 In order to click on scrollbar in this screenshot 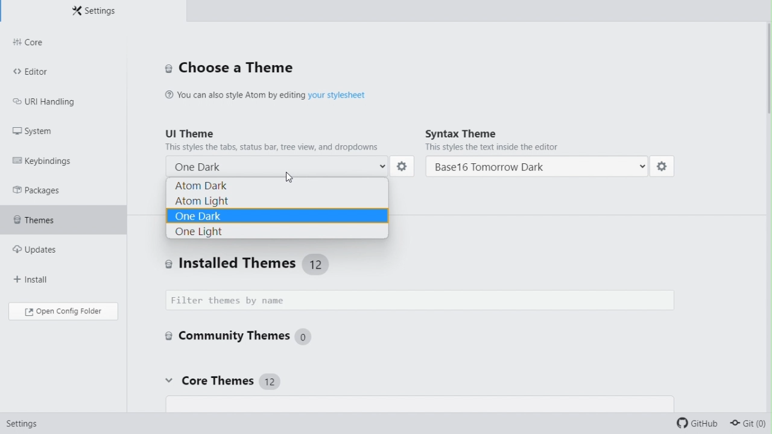, I will do `click(767, 86)`.